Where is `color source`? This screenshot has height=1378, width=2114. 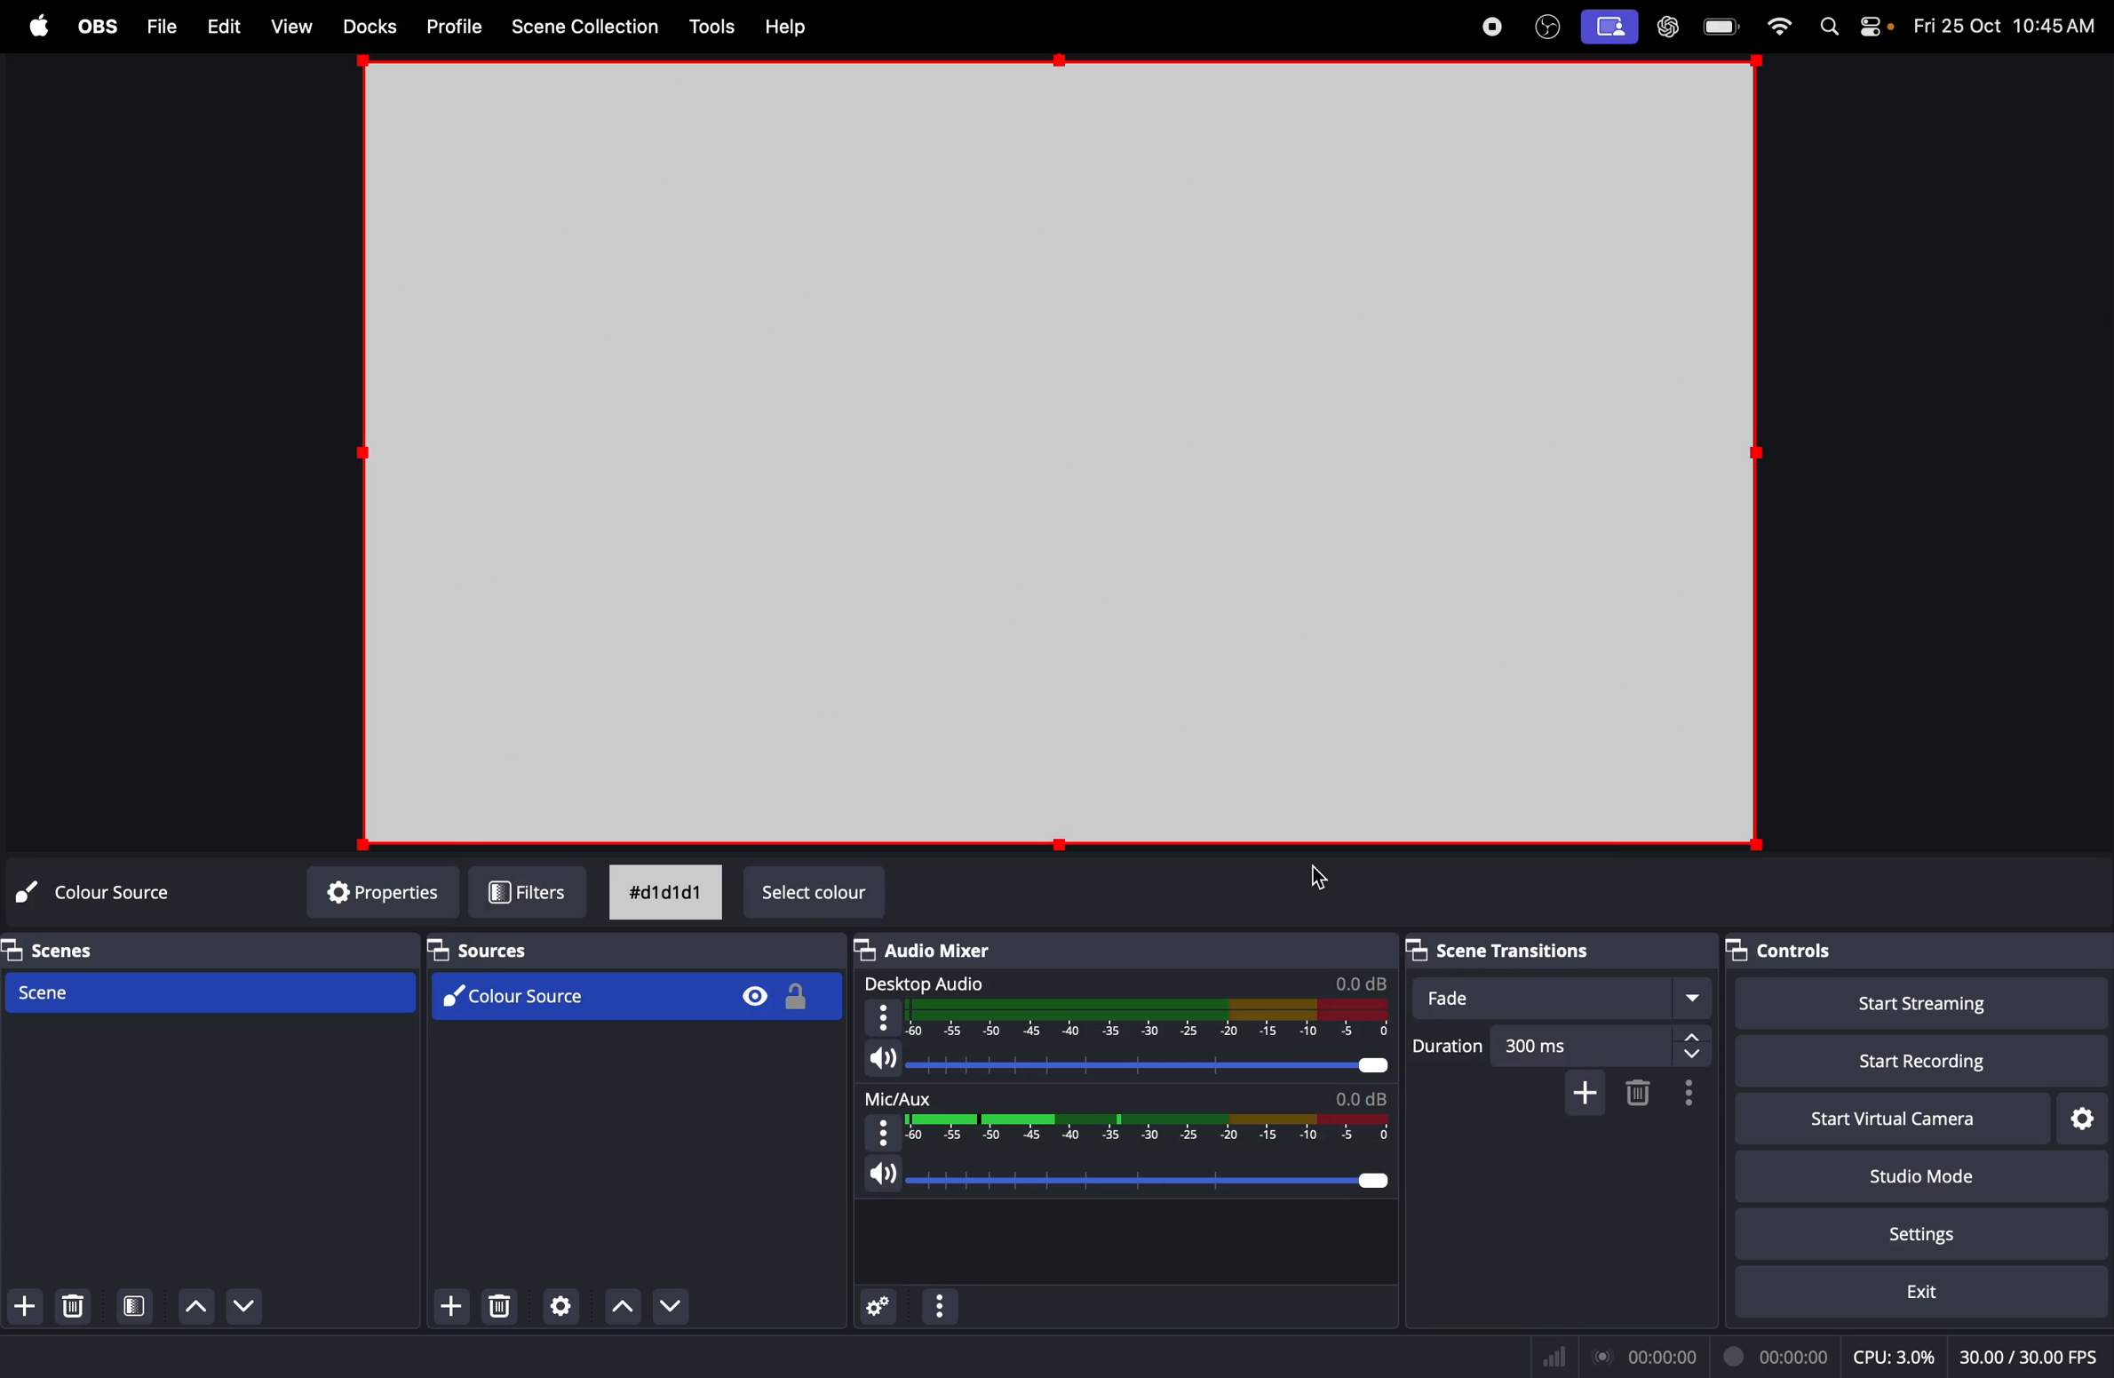
color source is located at coordinates (636, 995).